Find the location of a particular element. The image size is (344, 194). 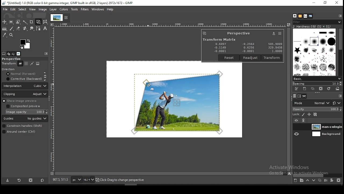

vertical scale is located at coordinates (53, 99).